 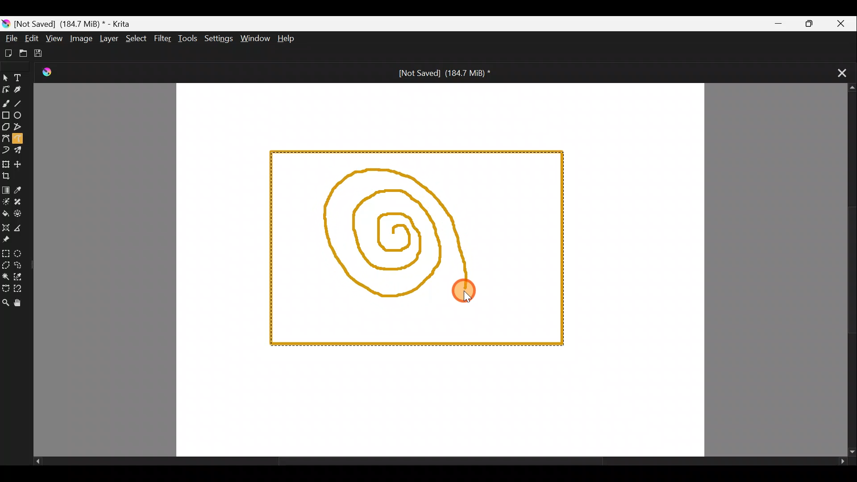 What do you see at coordinates (24, 53) in the screenshot?
I see `Open existing document` at bounding box center [24, 53].